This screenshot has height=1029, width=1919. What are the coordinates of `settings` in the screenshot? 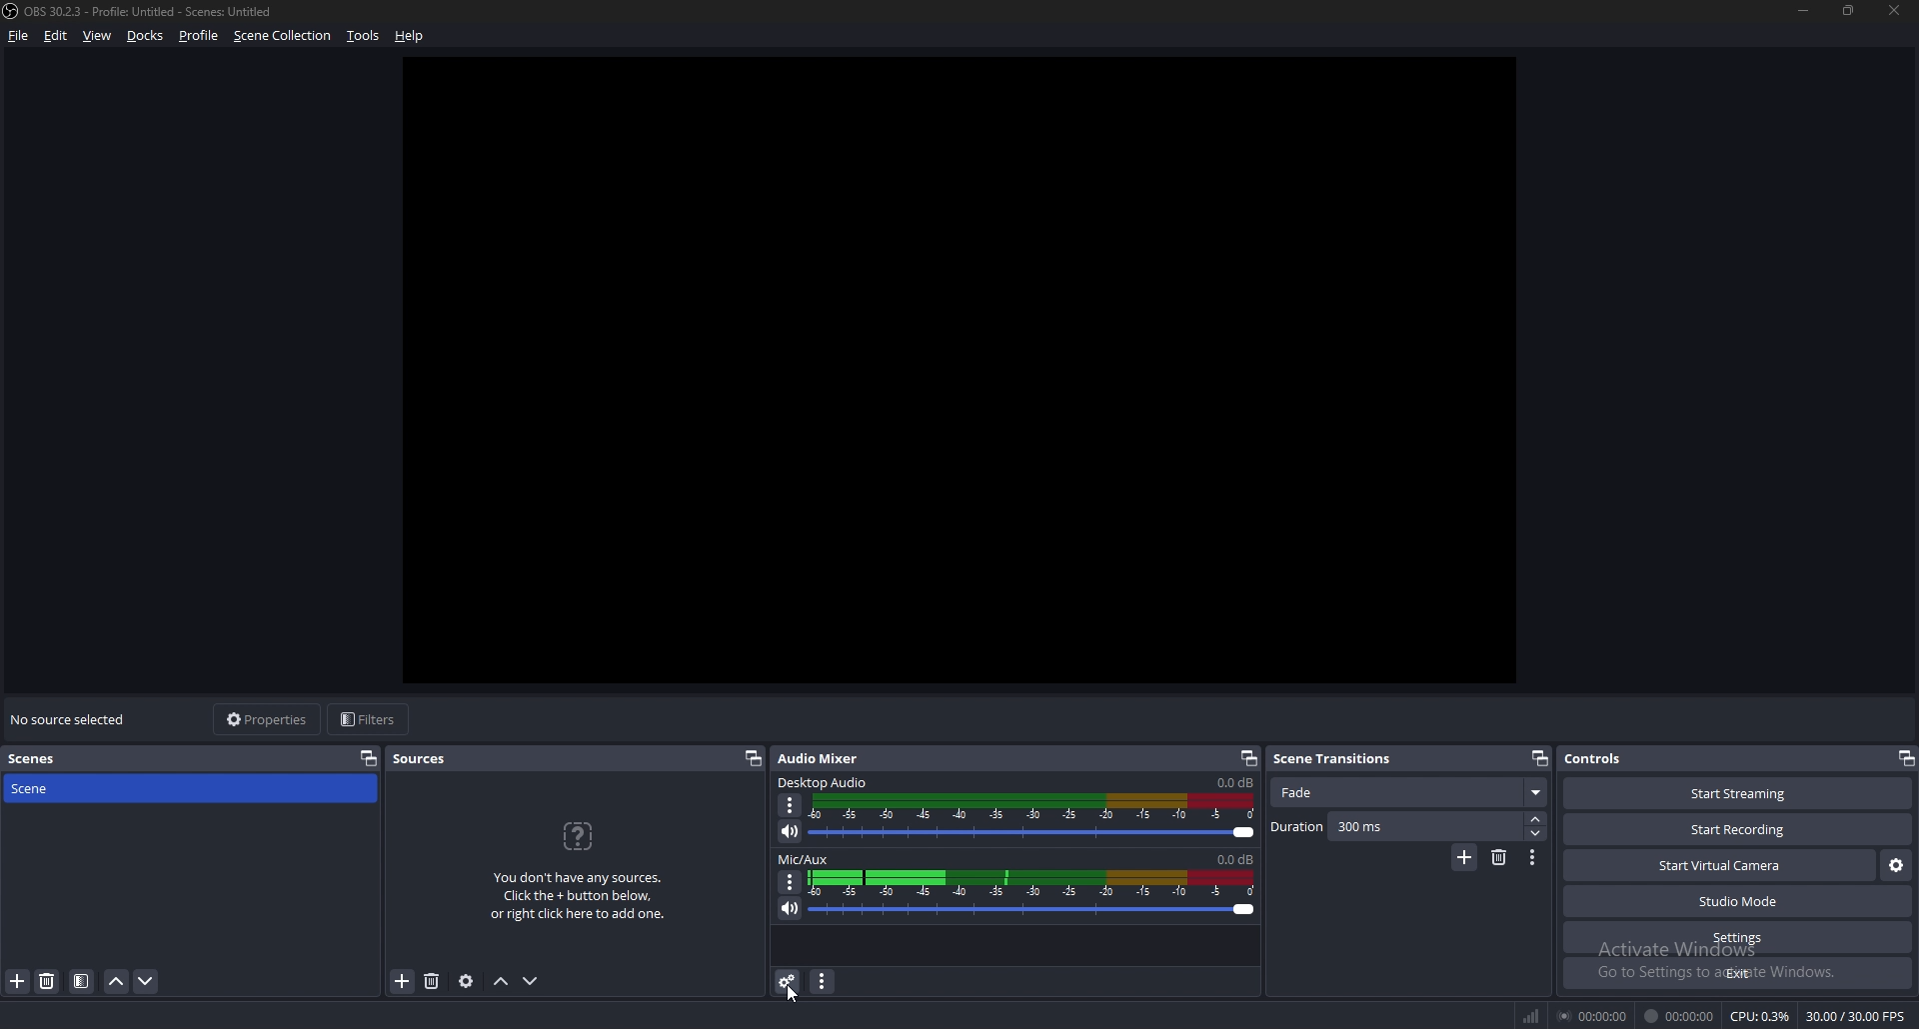 It's located at (1737, 938).